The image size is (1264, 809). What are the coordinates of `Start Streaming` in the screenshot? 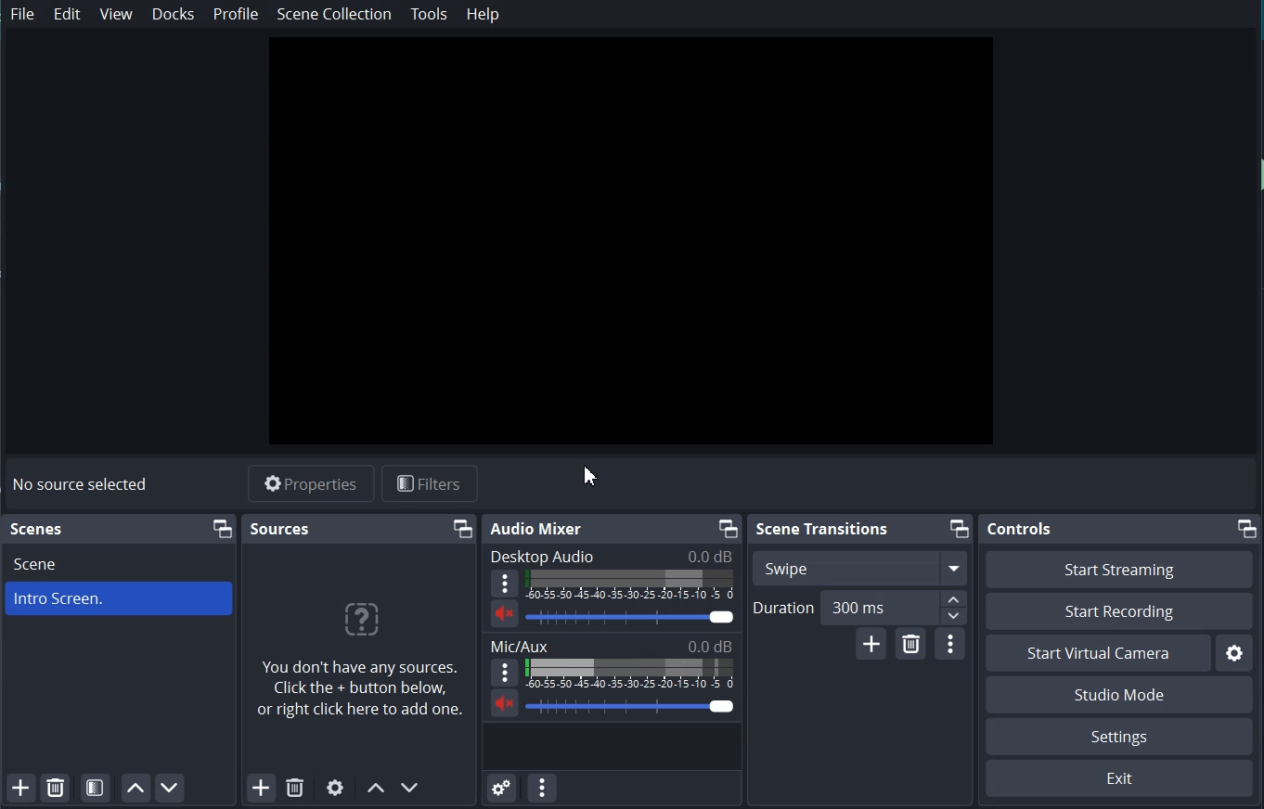 It's located at (1119, 569).